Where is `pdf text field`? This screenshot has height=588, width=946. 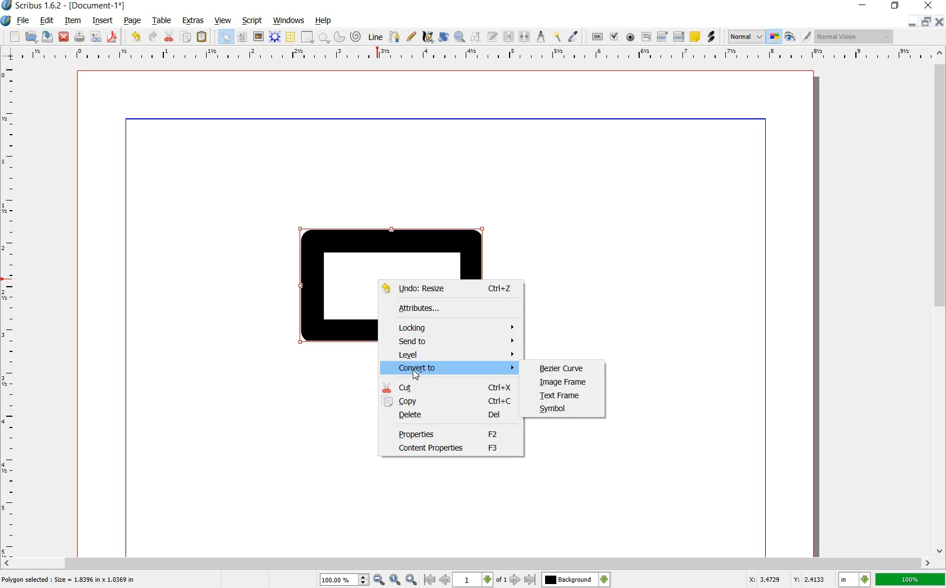
pdf text field is located at coordinates (647, 37).